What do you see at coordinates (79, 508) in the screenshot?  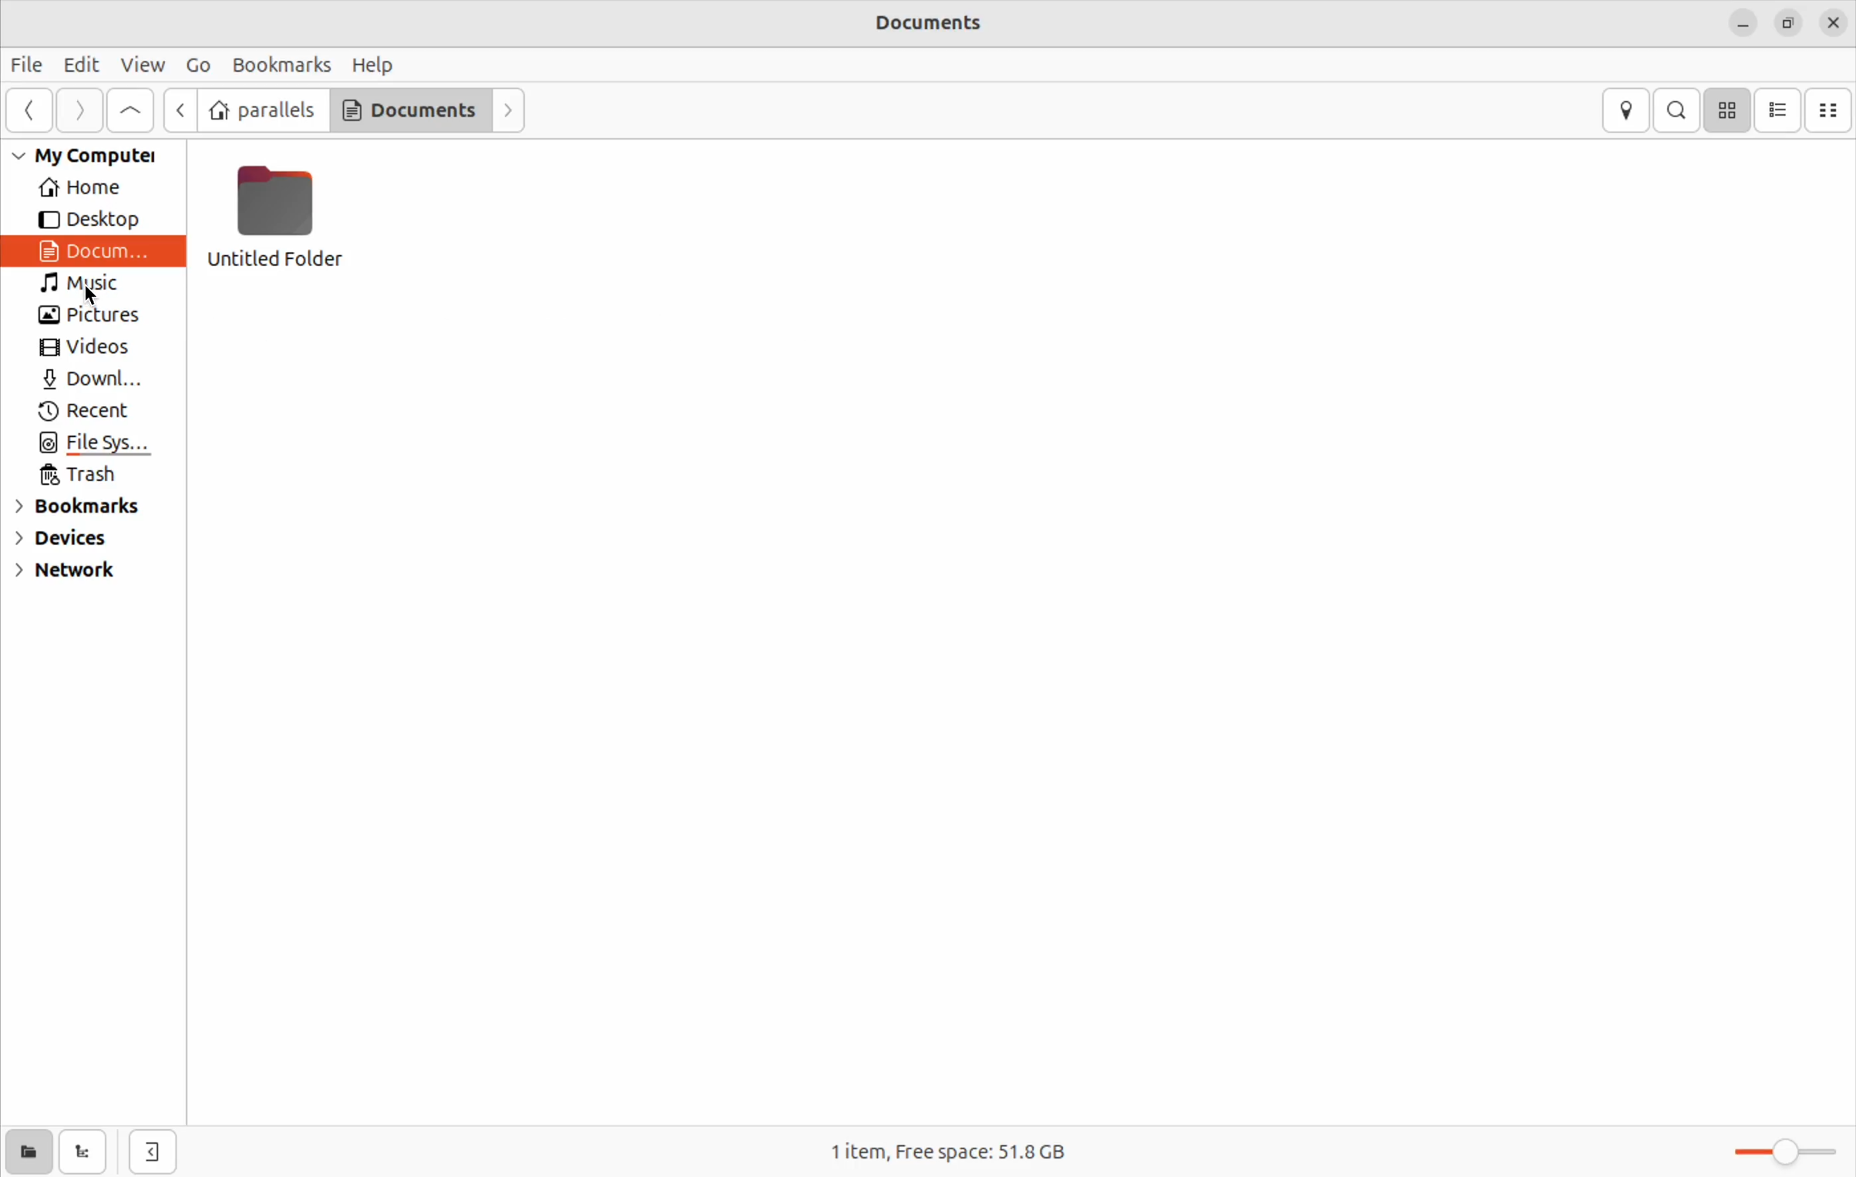 I see `Bookmarks` at bounding box center [79, 508].